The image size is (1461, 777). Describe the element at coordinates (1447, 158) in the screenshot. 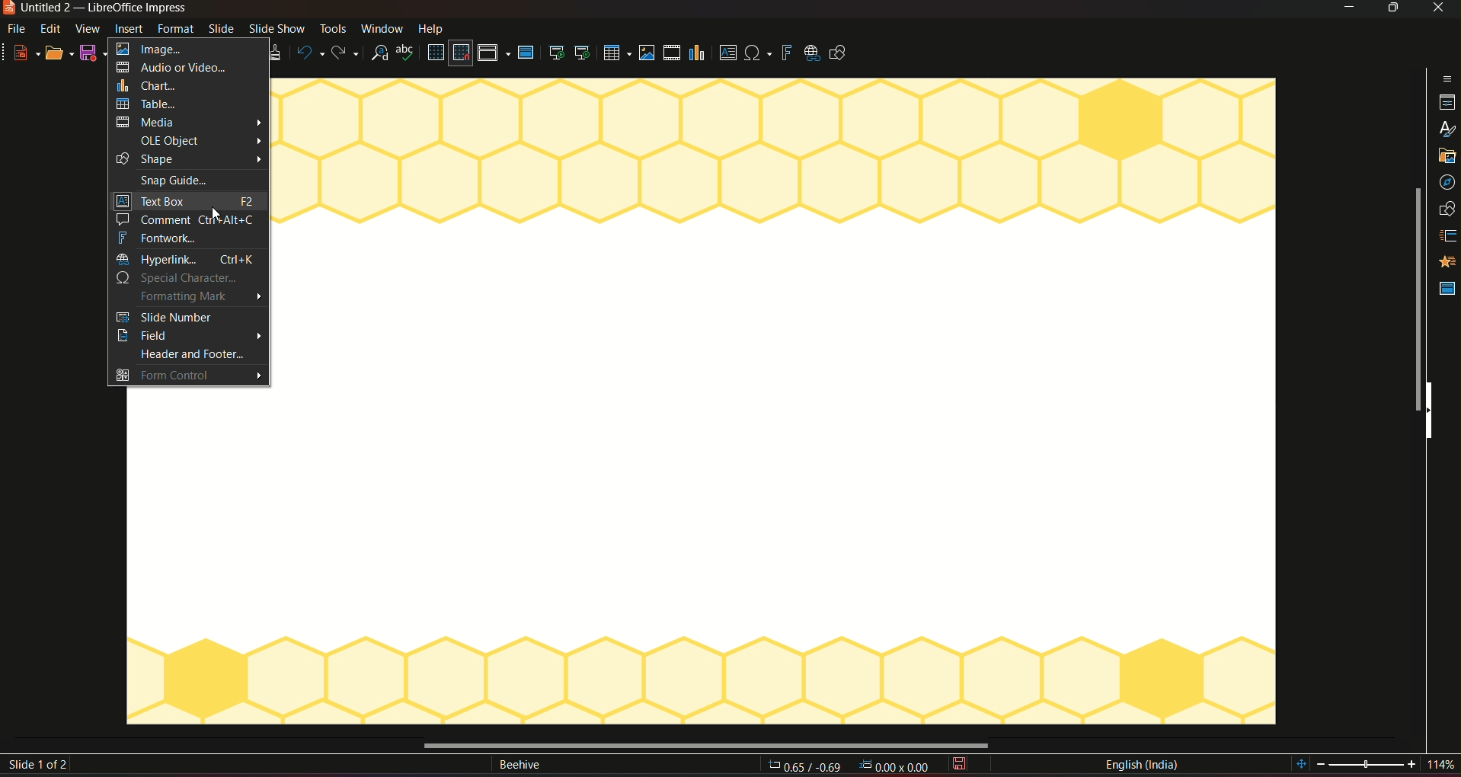

I see `gallery` at that location.